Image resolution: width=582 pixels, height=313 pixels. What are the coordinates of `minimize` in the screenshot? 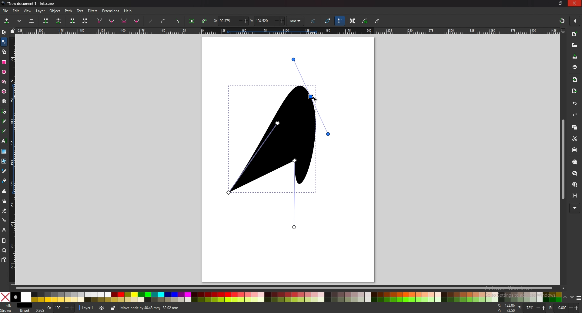 It's located at (547, 3).